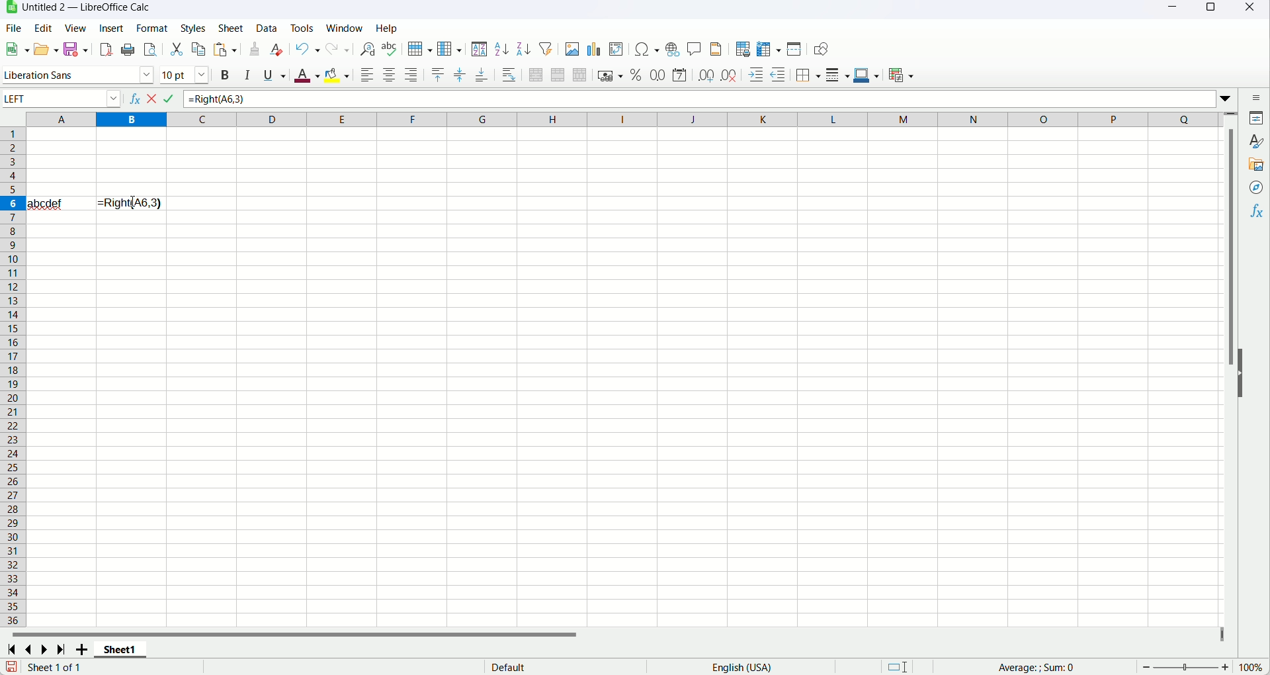  I want to click on decrease indent, so click(779, 74).